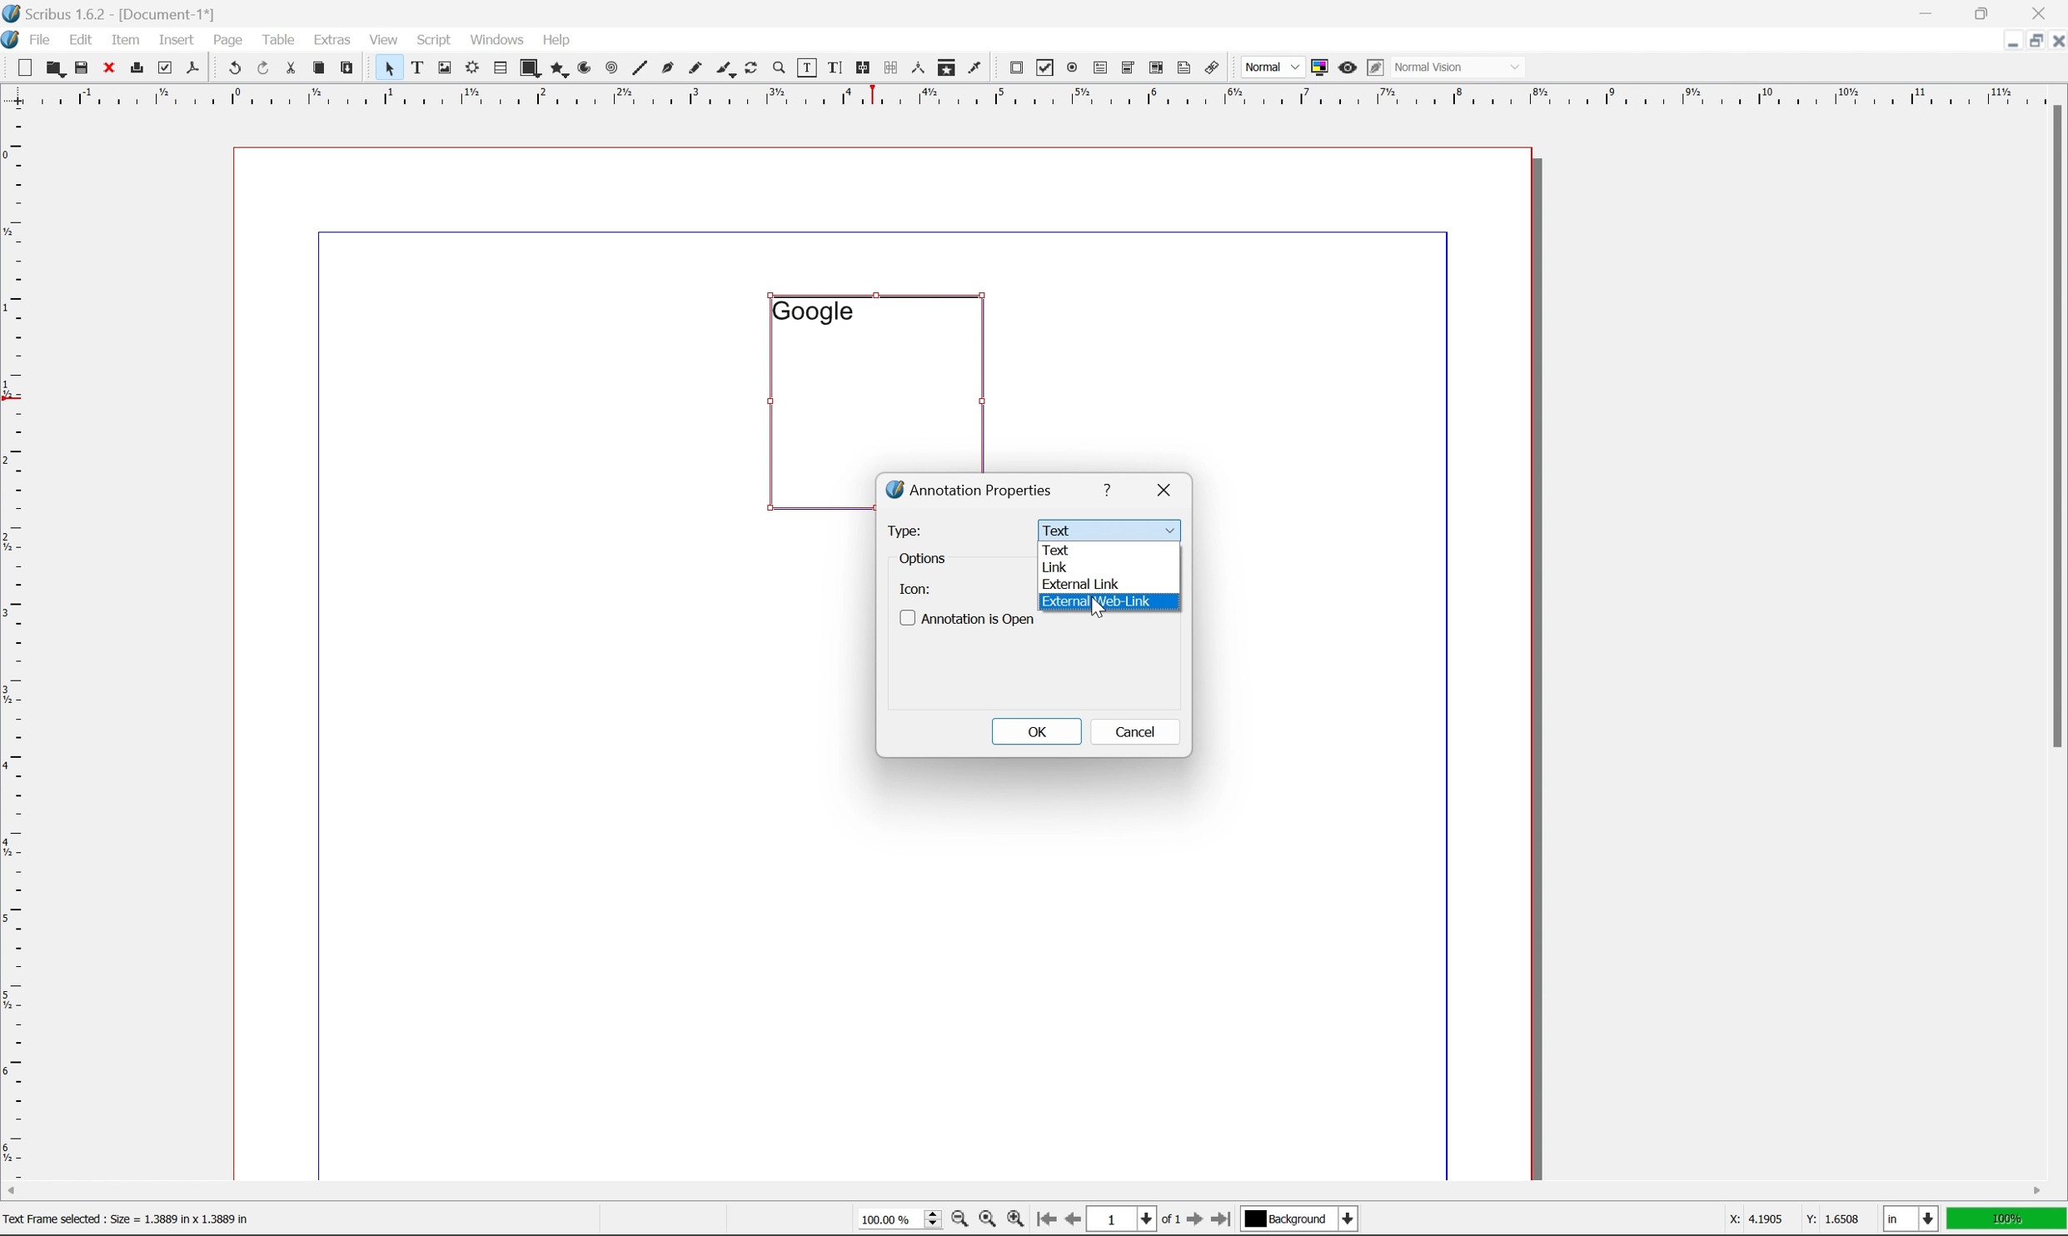  Describe the element at coordinates (1270, 67) in the screenshot. I see `normal` at that location.